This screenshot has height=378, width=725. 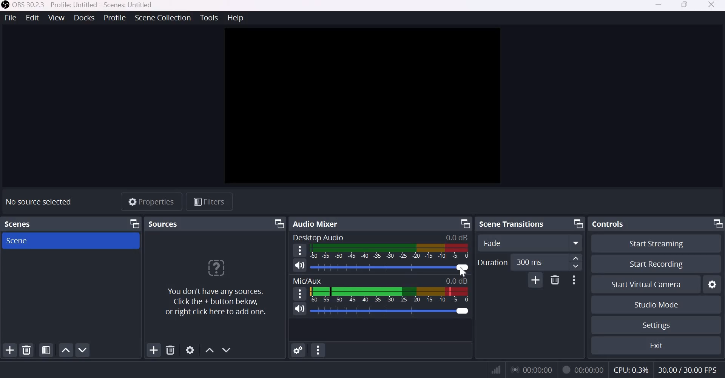 I want to click on Audio Mixer Menu, so click(x=318, y=351).